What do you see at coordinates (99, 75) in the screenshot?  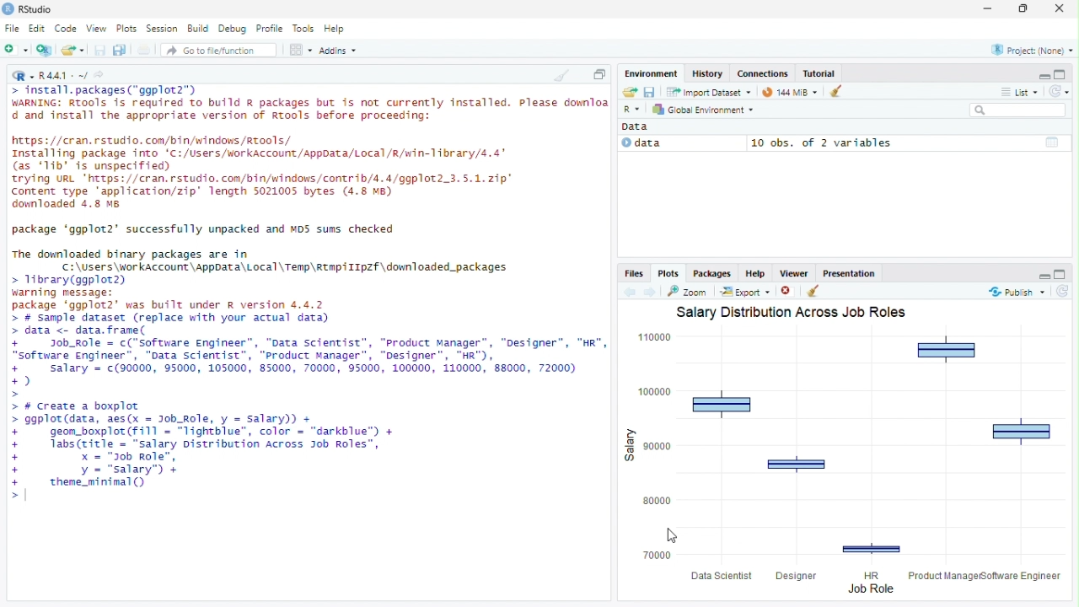 I see `View the current working directory` at bounding box center [99, 75].